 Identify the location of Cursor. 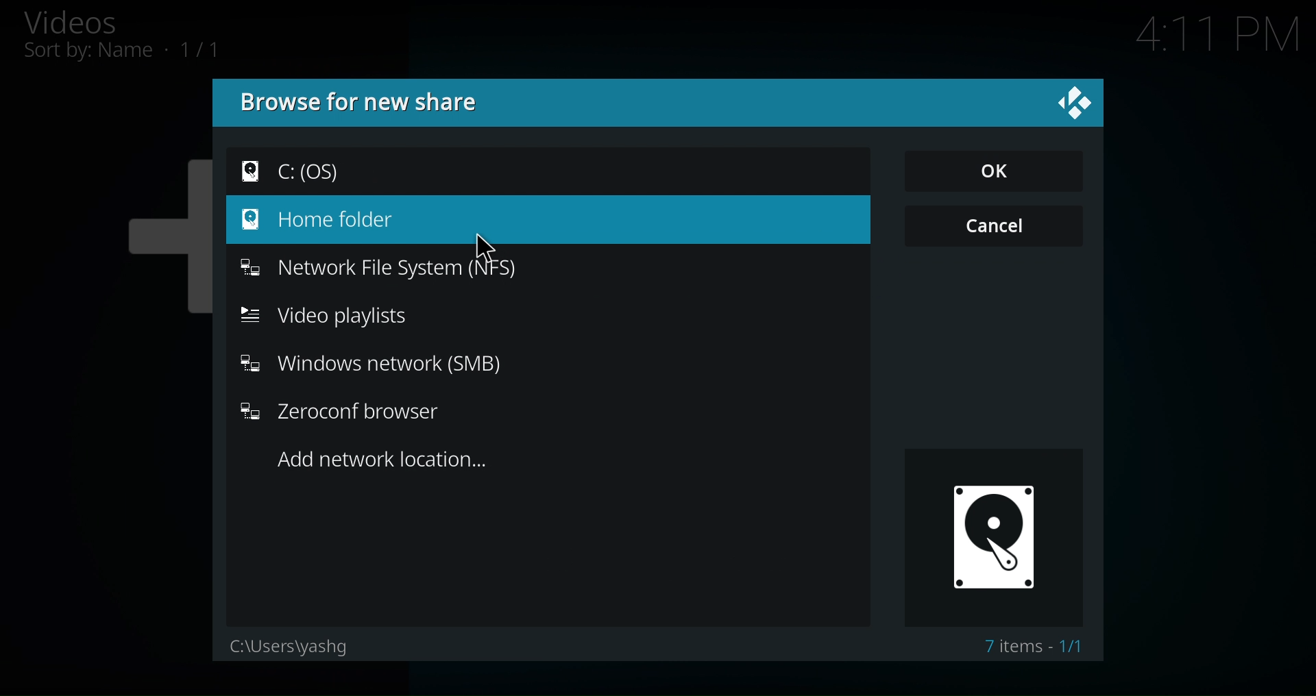
(485, 244).